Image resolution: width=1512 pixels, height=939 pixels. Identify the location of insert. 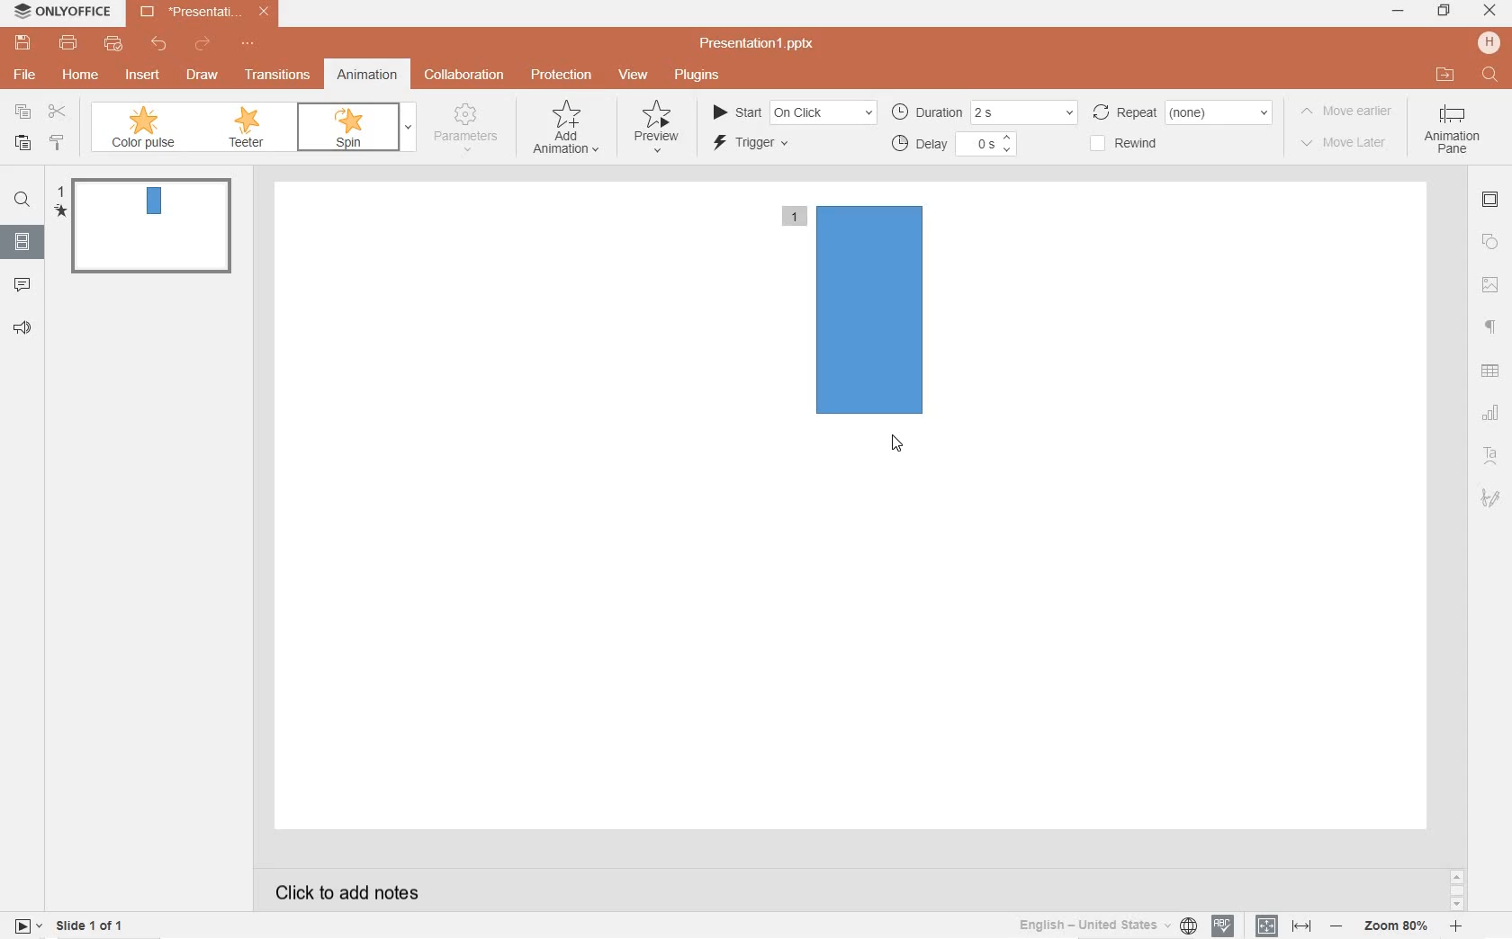
(146, 80).